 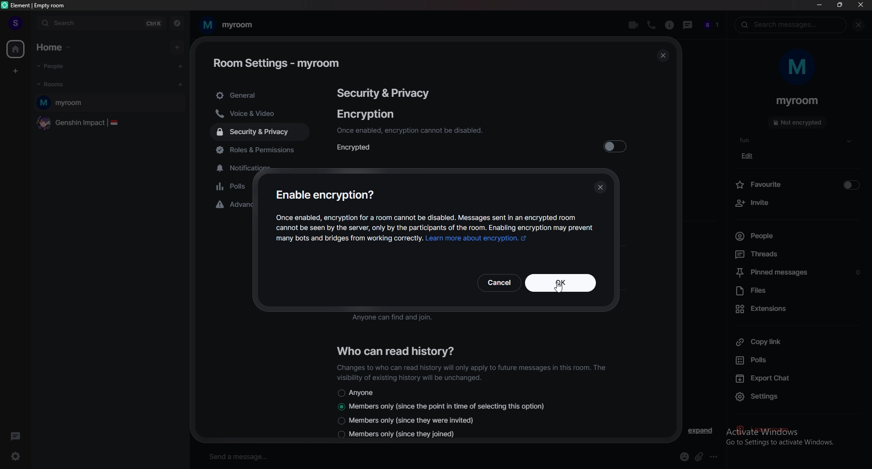 I want to click on  Members only (since the point in time of selecting this option), so click(x=442, y=407).